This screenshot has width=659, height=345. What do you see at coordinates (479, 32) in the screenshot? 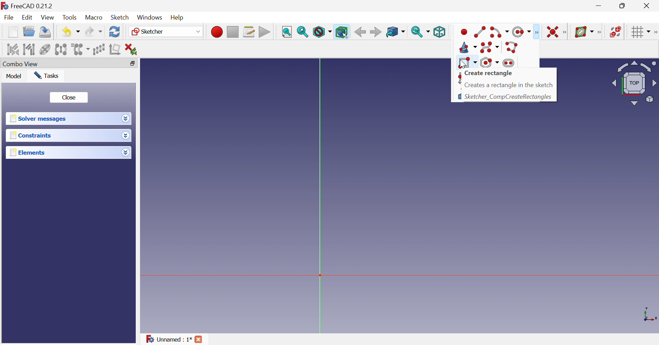
I see `Create line` at bounding box center [479, 32].